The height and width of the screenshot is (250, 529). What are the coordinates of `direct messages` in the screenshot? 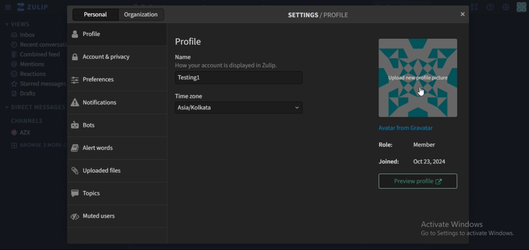 It's located at (36, 106).